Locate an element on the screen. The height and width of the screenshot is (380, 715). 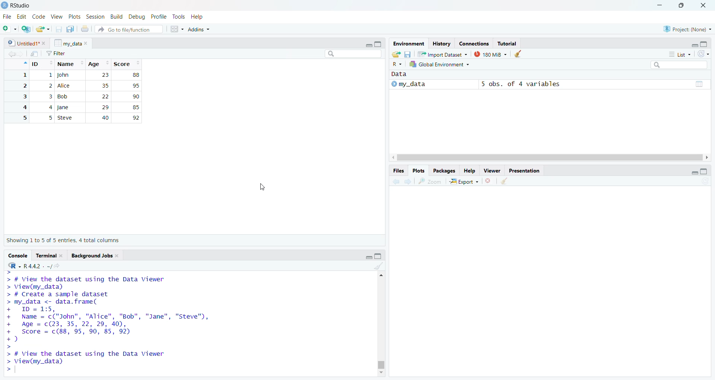
Edit is located at coordinates (22, 17).